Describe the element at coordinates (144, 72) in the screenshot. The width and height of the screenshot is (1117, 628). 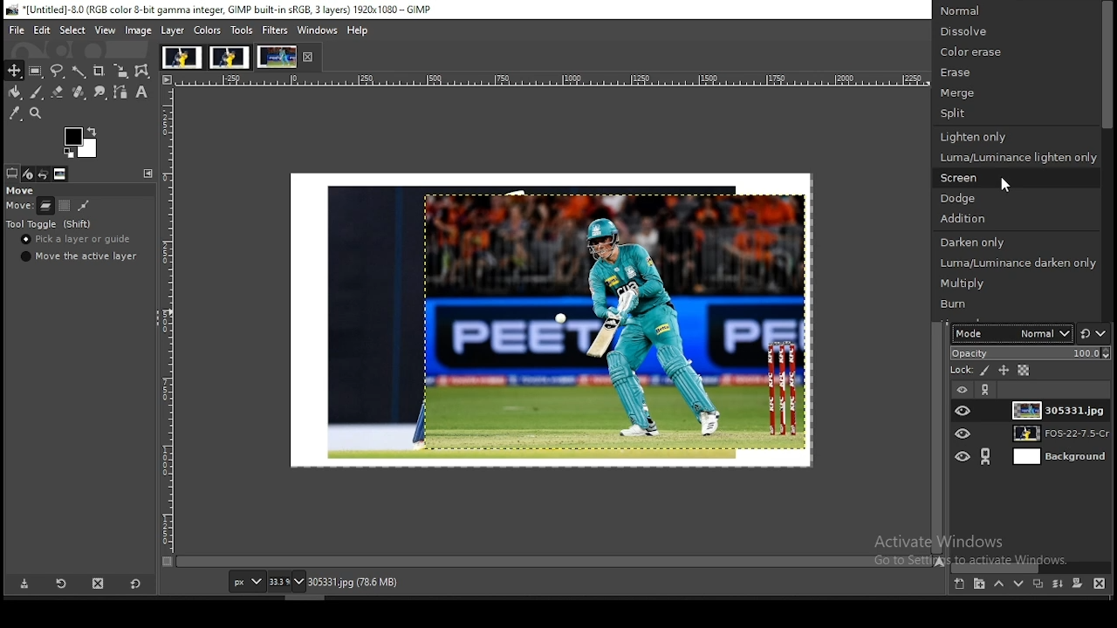
I see `cage transform tool` at that location.